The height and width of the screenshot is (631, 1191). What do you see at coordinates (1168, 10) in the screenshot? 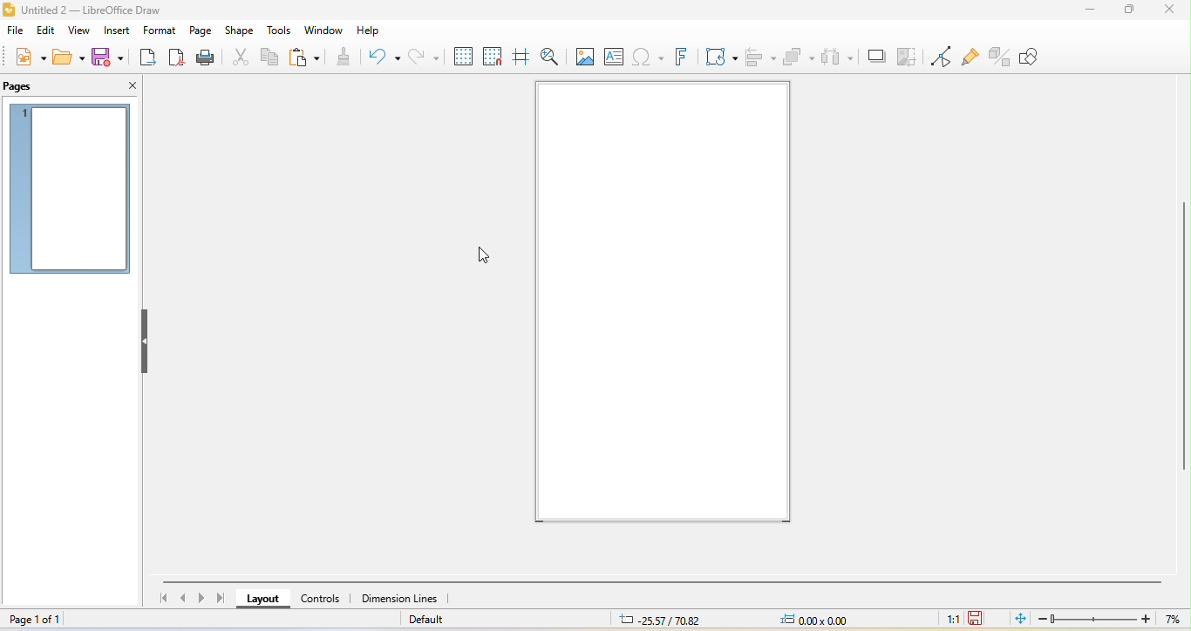
I see `close` at bounding box center [1168, 10].